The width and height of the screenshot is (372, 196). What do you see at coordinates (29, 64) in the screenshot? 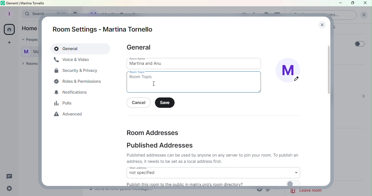
I see `Rooms` at bounding box center [29, 64].